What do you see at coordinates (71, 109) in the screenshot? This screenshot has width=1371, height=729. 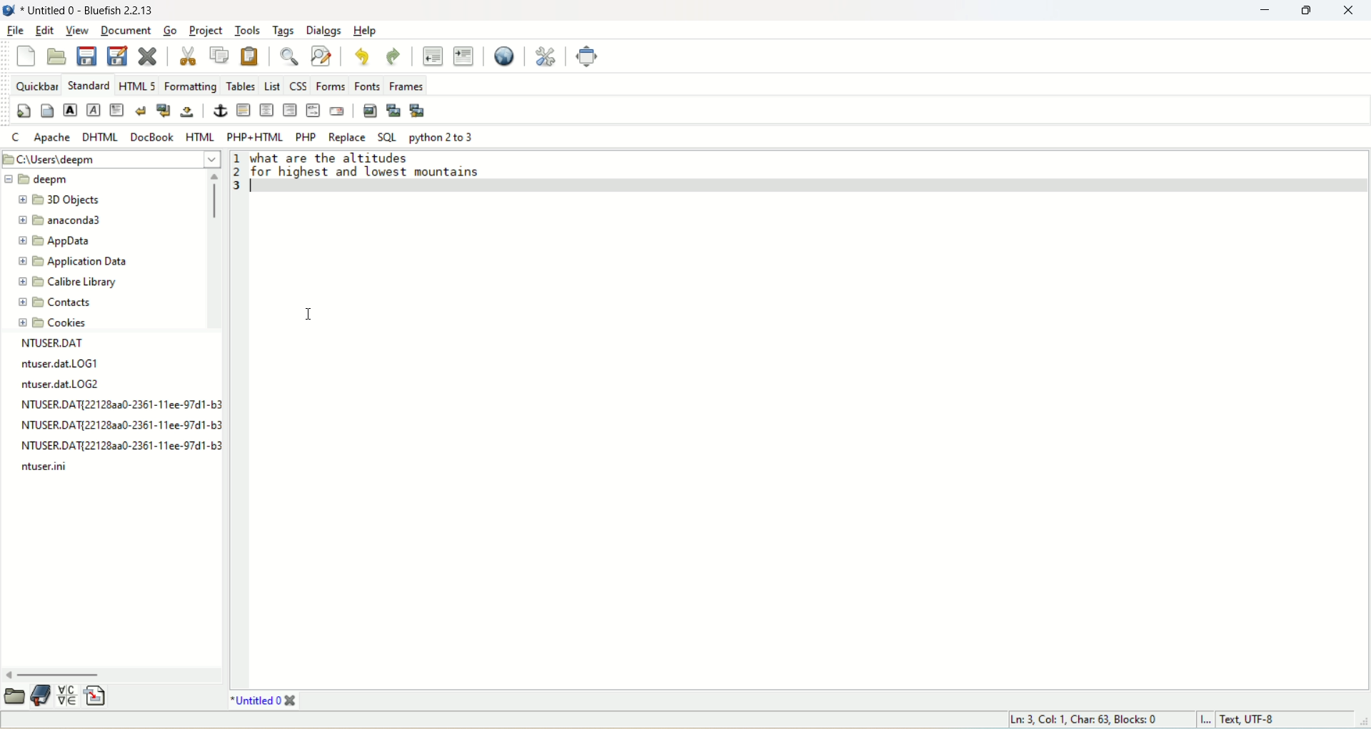 I see `strong` at bounding box center [71, 109].